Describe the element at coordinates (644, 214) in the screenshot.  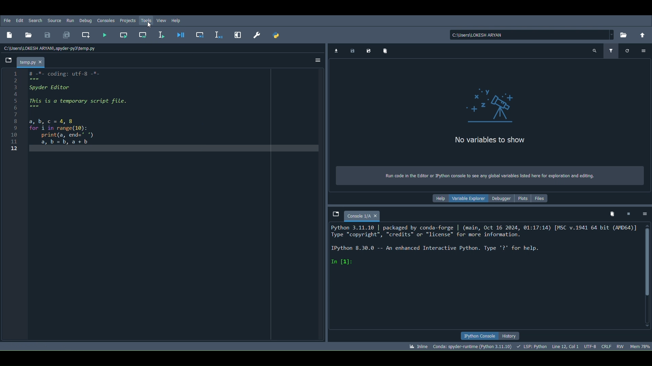
I see `Options` at that location.